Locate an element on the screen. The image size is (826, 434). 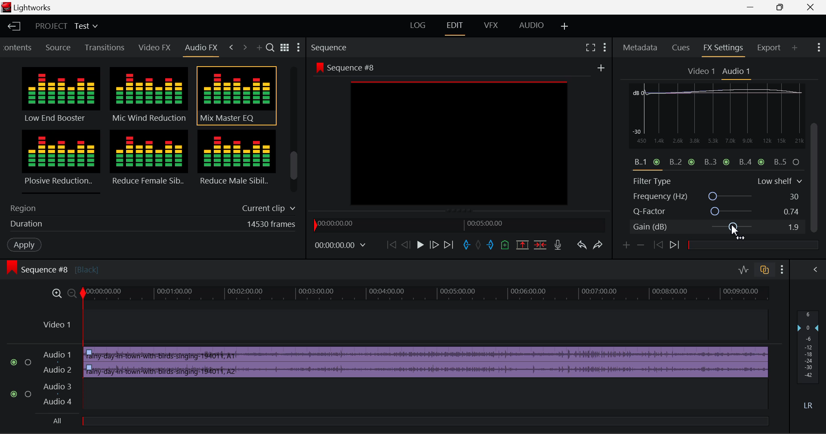
Video 1 is located at coordinates (702, 72).